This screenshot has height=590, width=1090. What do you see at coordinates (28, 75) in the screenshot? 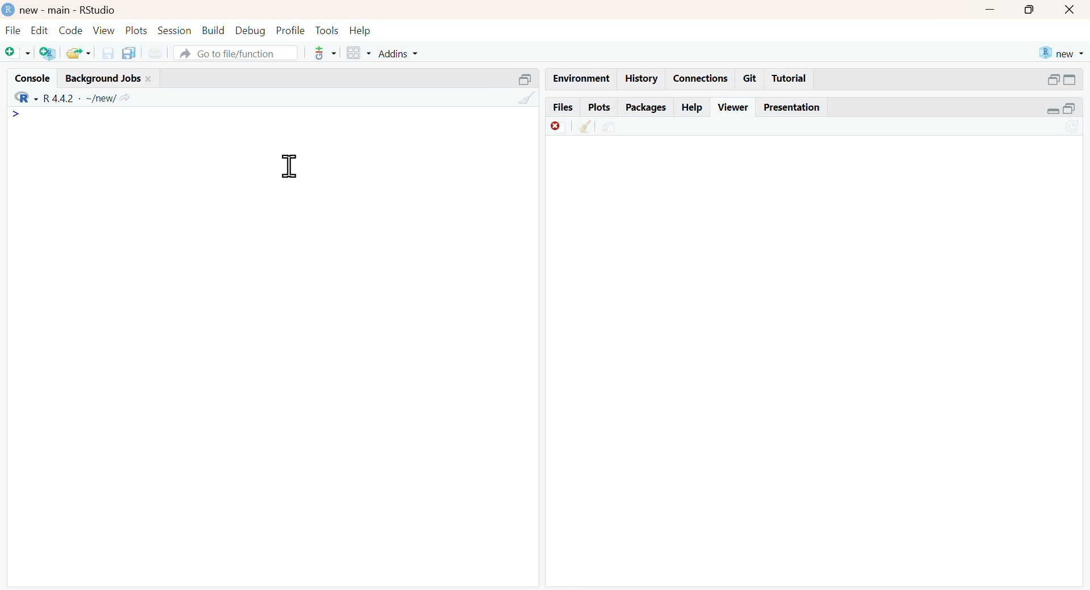
I see `Console` at bounding box center [28, 75].